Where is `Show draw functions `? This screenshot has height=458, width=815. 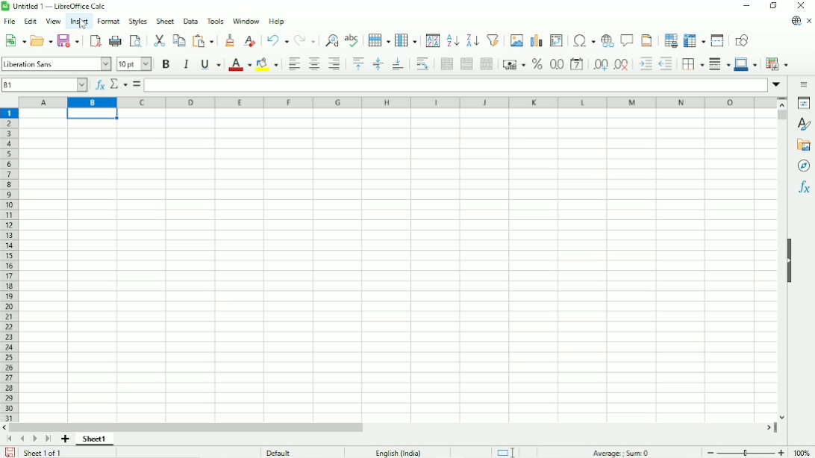 Show draw functions  is located at coordinates (743, 40).